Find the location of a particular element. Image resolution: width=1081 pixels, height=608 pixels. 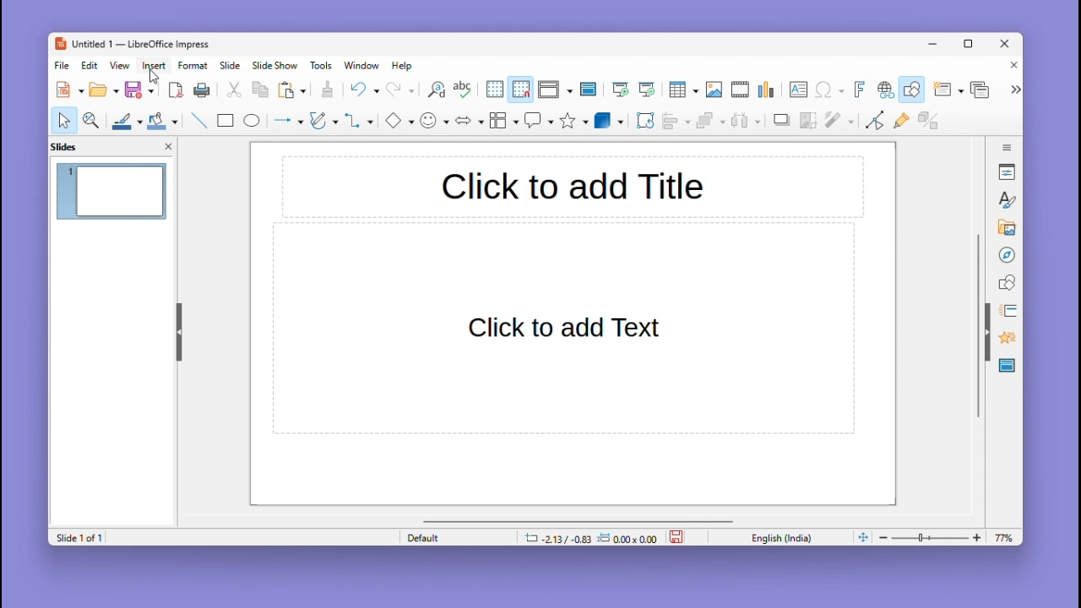

Distribute is located at coordinates (748, 122).